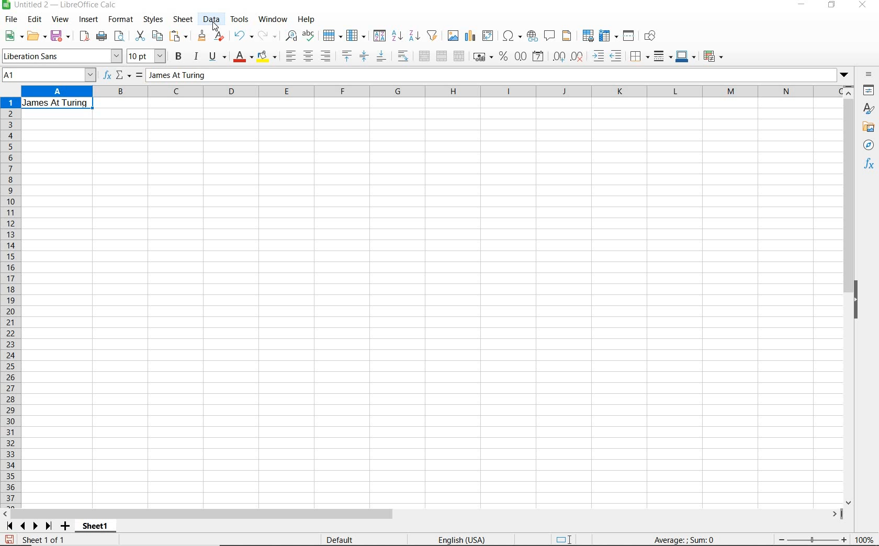 This screenshot has width=879, height=546. What do you see at coordinates (157, 36) in the screenshot?
I see `copy` at bounding box center [157, 36].